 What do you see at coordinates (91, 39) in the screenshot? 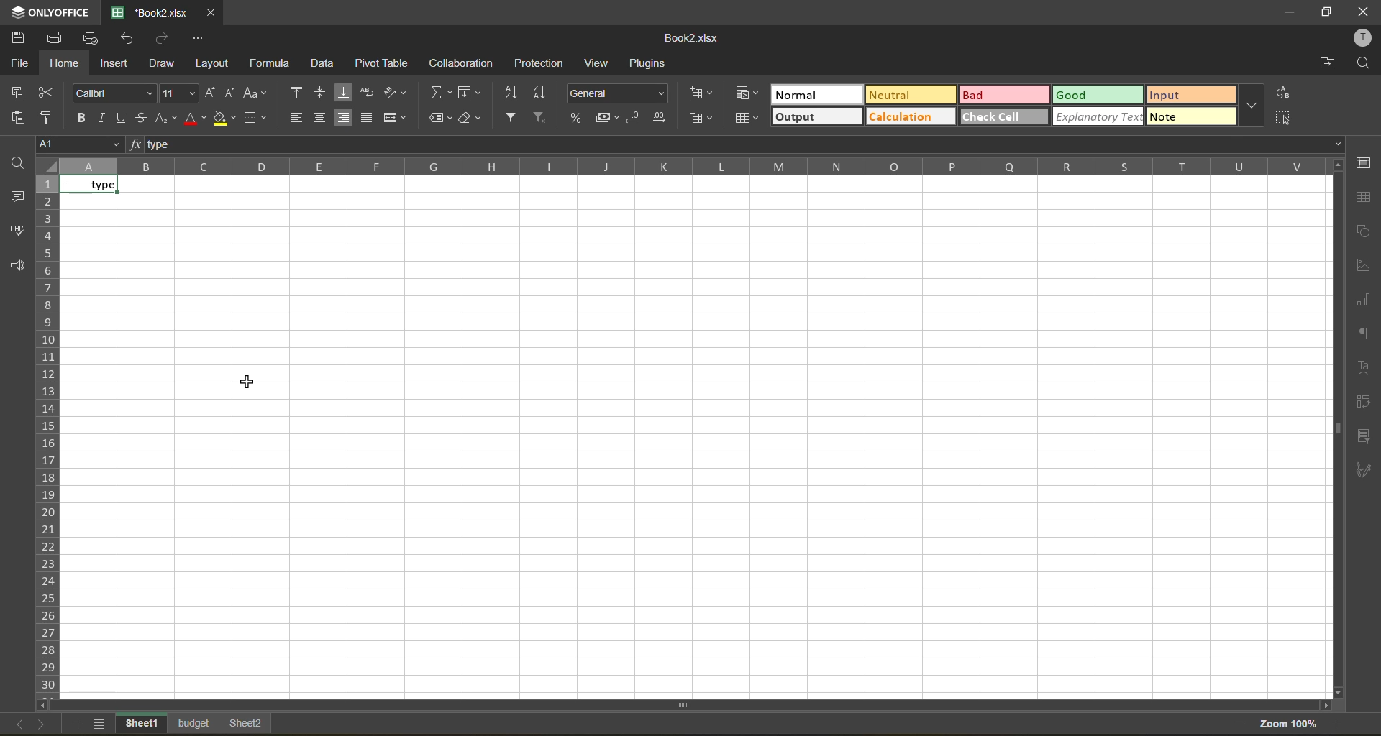
I see `quick print` at bounding box center [91, 39].